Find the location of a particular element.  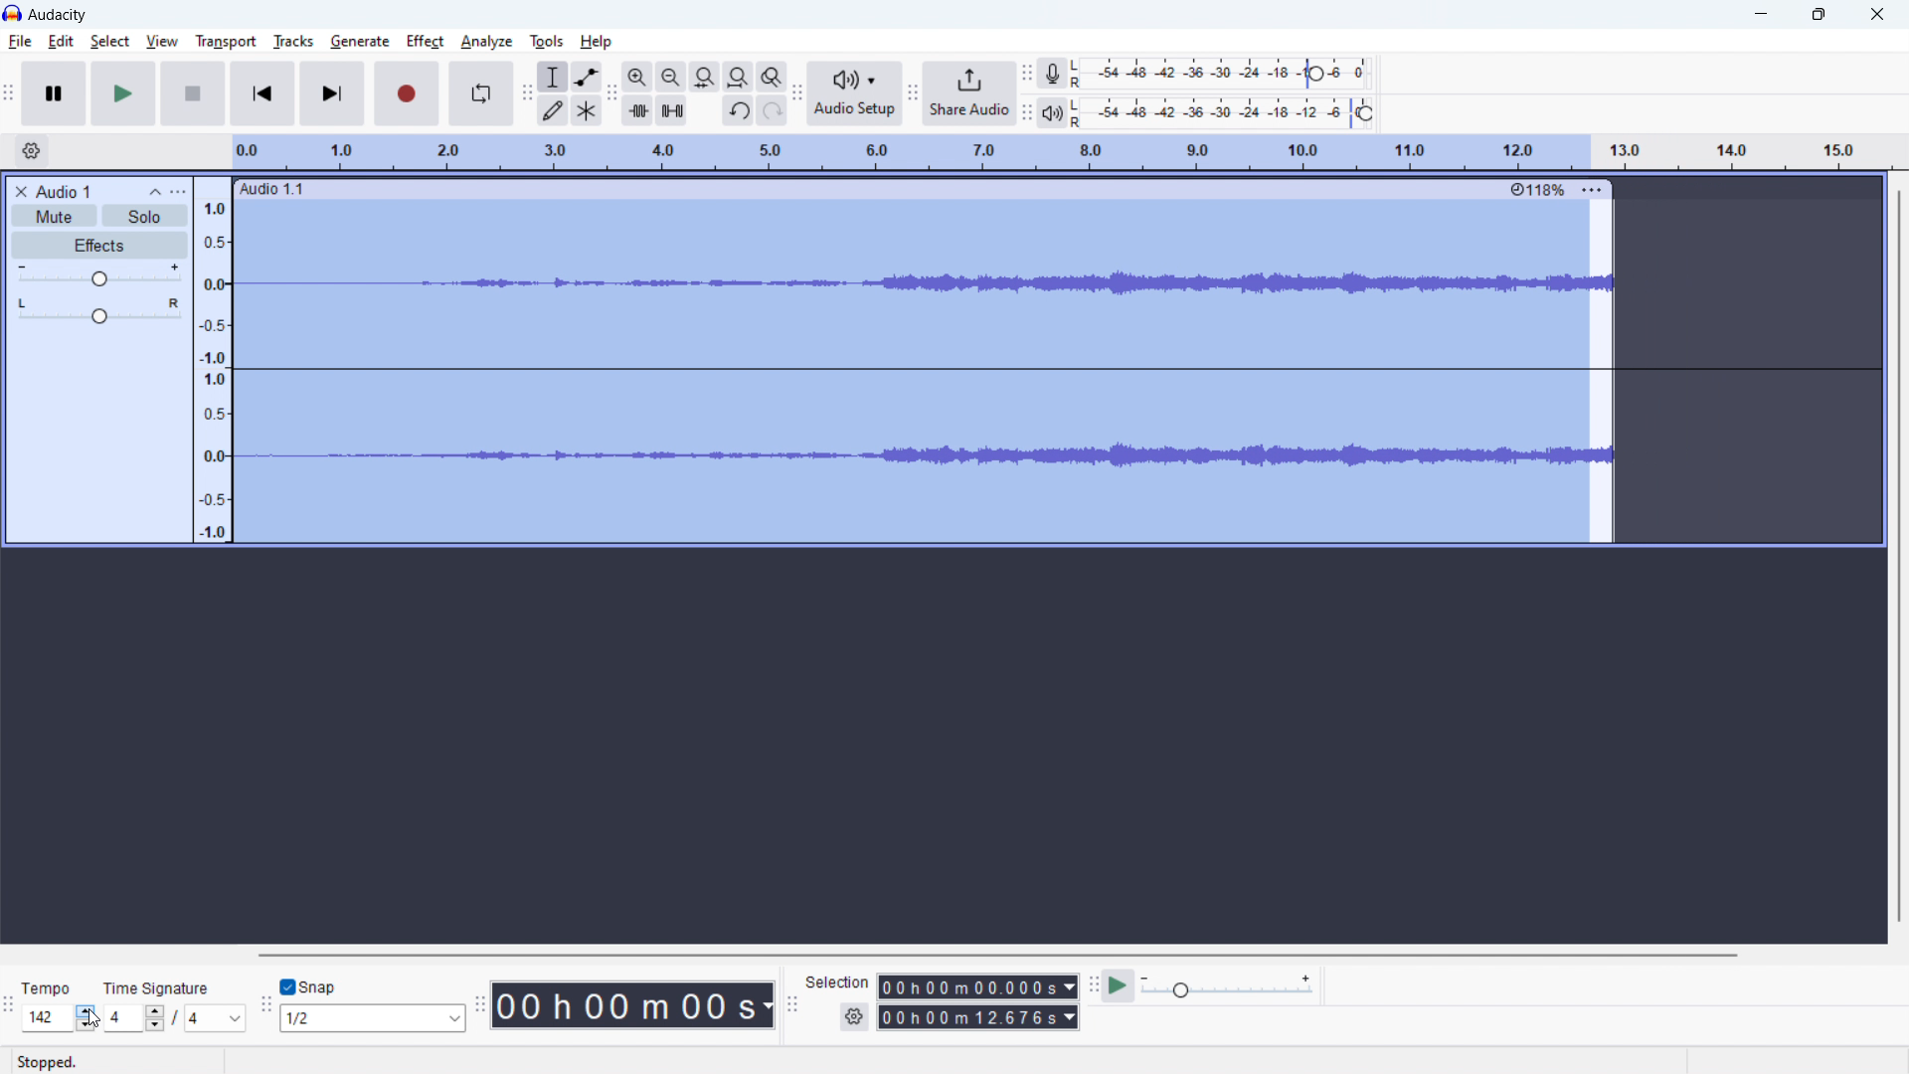

play is located at coordinates (123, 94).